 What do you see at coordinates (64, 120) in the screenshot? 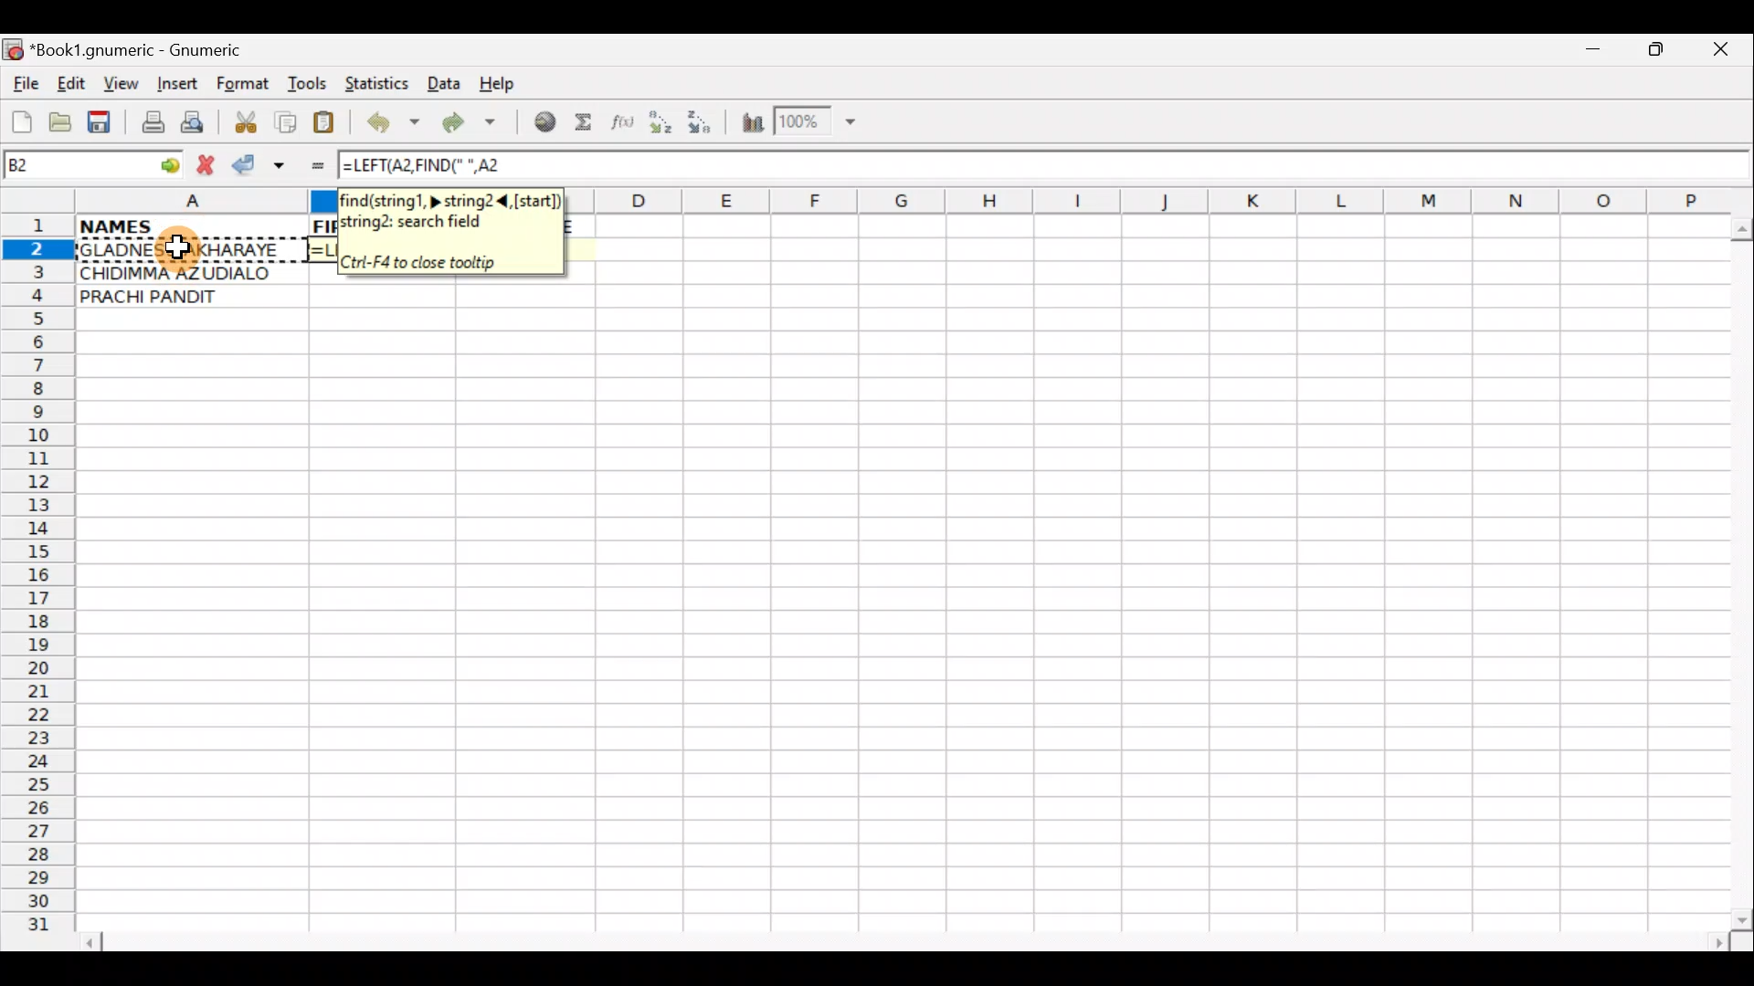
I see `Open a file` at bounding box center [64, 120].